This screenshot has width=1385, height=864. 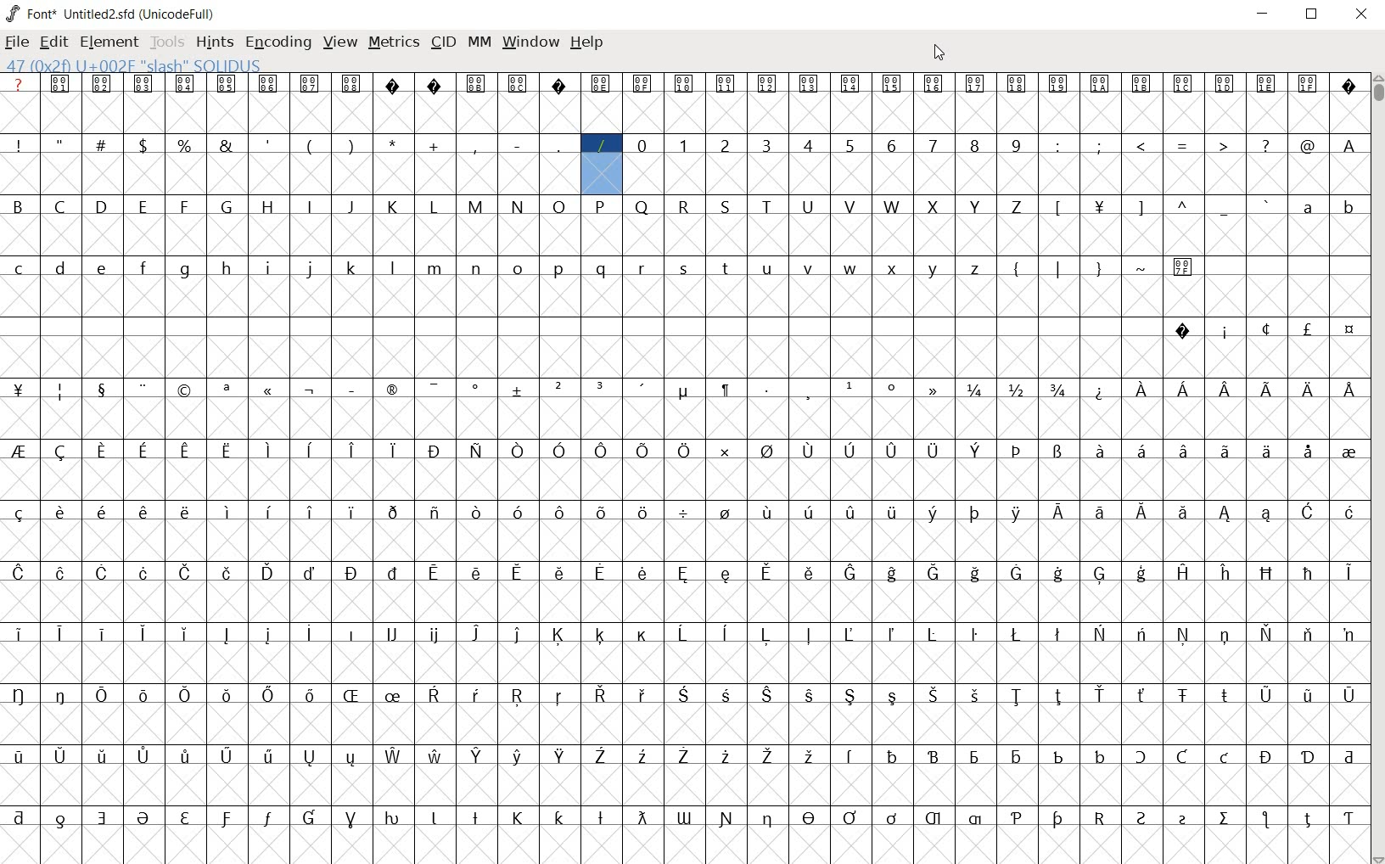 What do you see at coordinates (101, 695) in the screenshot?
I see `glyph` at bounding box center [101, 695].